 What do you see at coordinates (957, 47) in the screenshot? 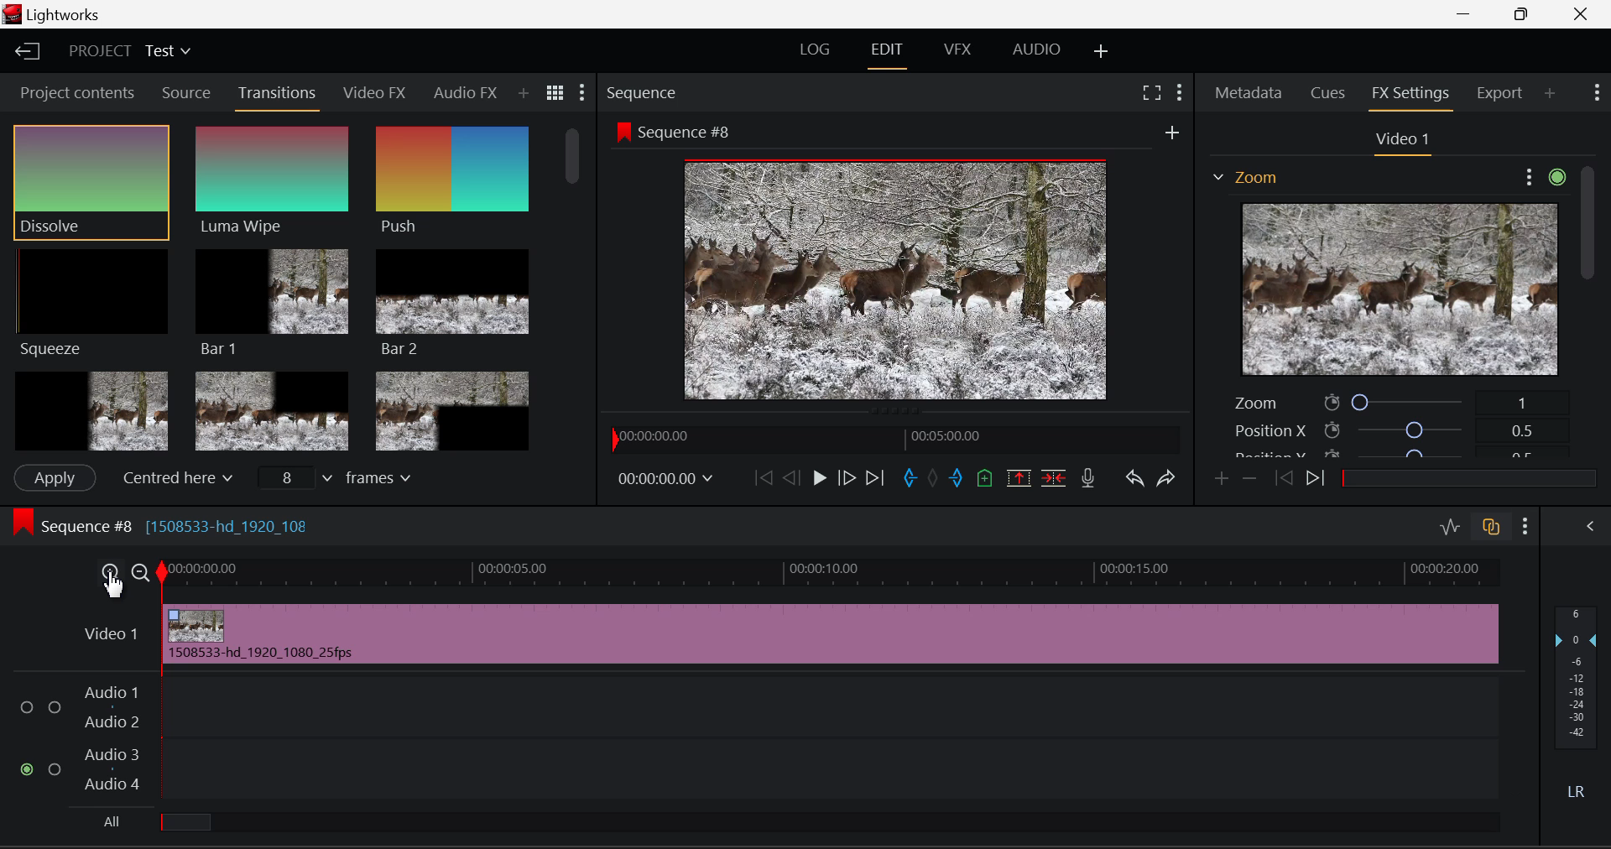
I see `VFX Layout` at bounding box center [957, 47].